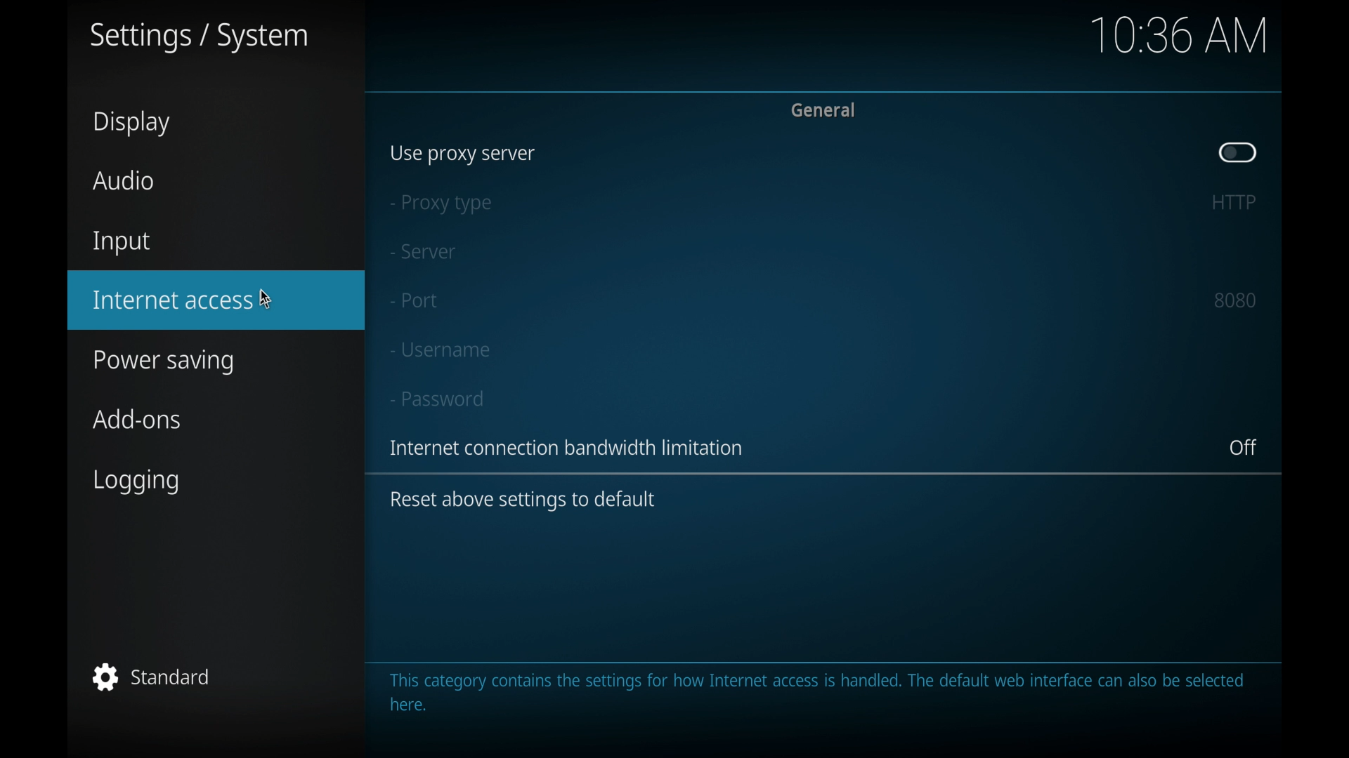 The width and height of the screenshot is (1349, 758). I want to click on info, so click(569, 448).